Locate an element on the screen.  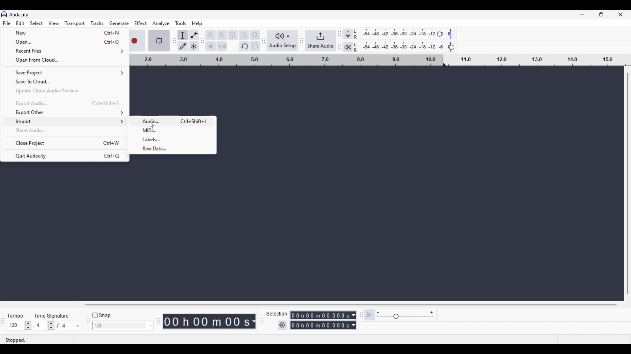
Share audio is located at coordinates (64, 130).